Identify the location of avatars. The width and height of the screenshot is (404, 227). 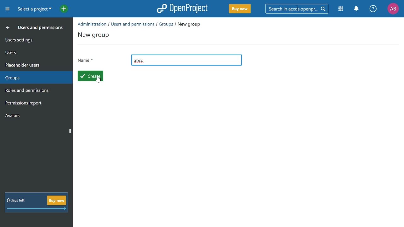
(33, 115).